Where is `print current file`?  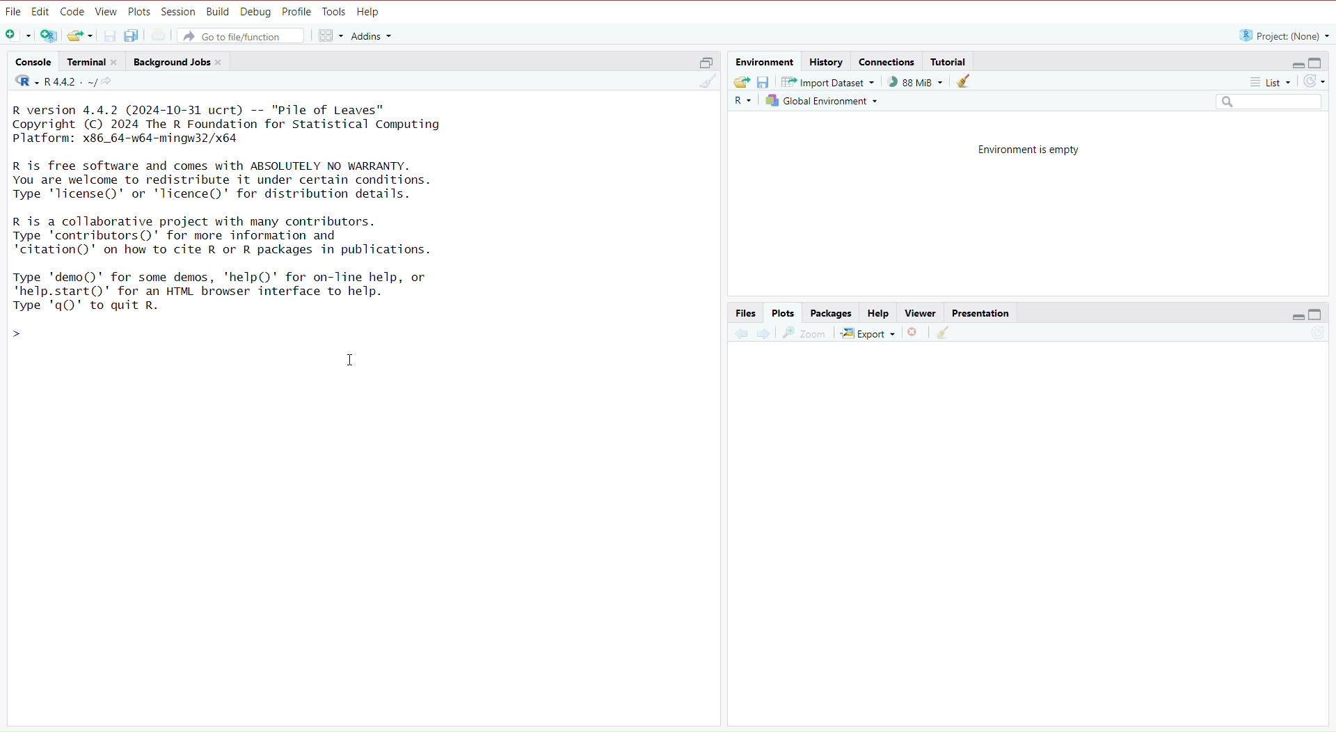
print current file is located at coordinates (161, 35).